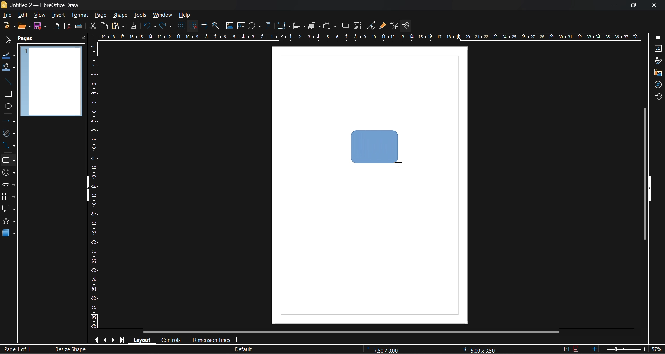  Describe the element at coordinates (331, 26) in the screenshot. I see `distribute` at that location.